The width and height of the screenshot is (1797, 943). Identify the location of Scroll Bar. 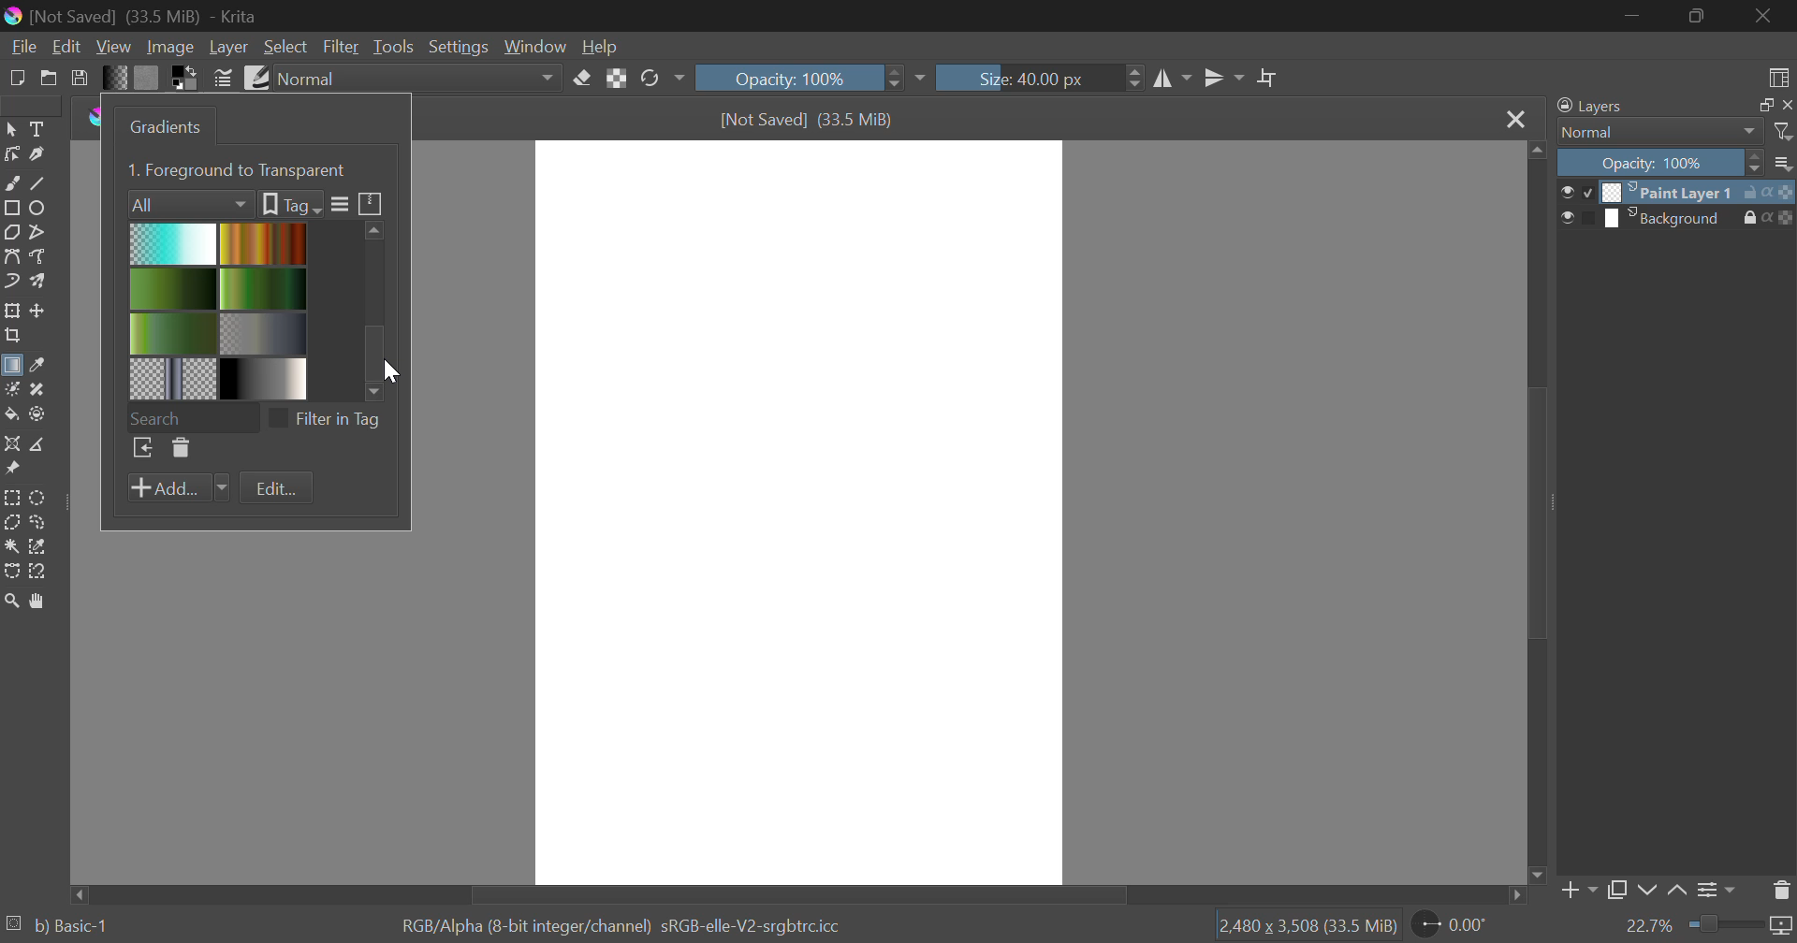
(801, 893).